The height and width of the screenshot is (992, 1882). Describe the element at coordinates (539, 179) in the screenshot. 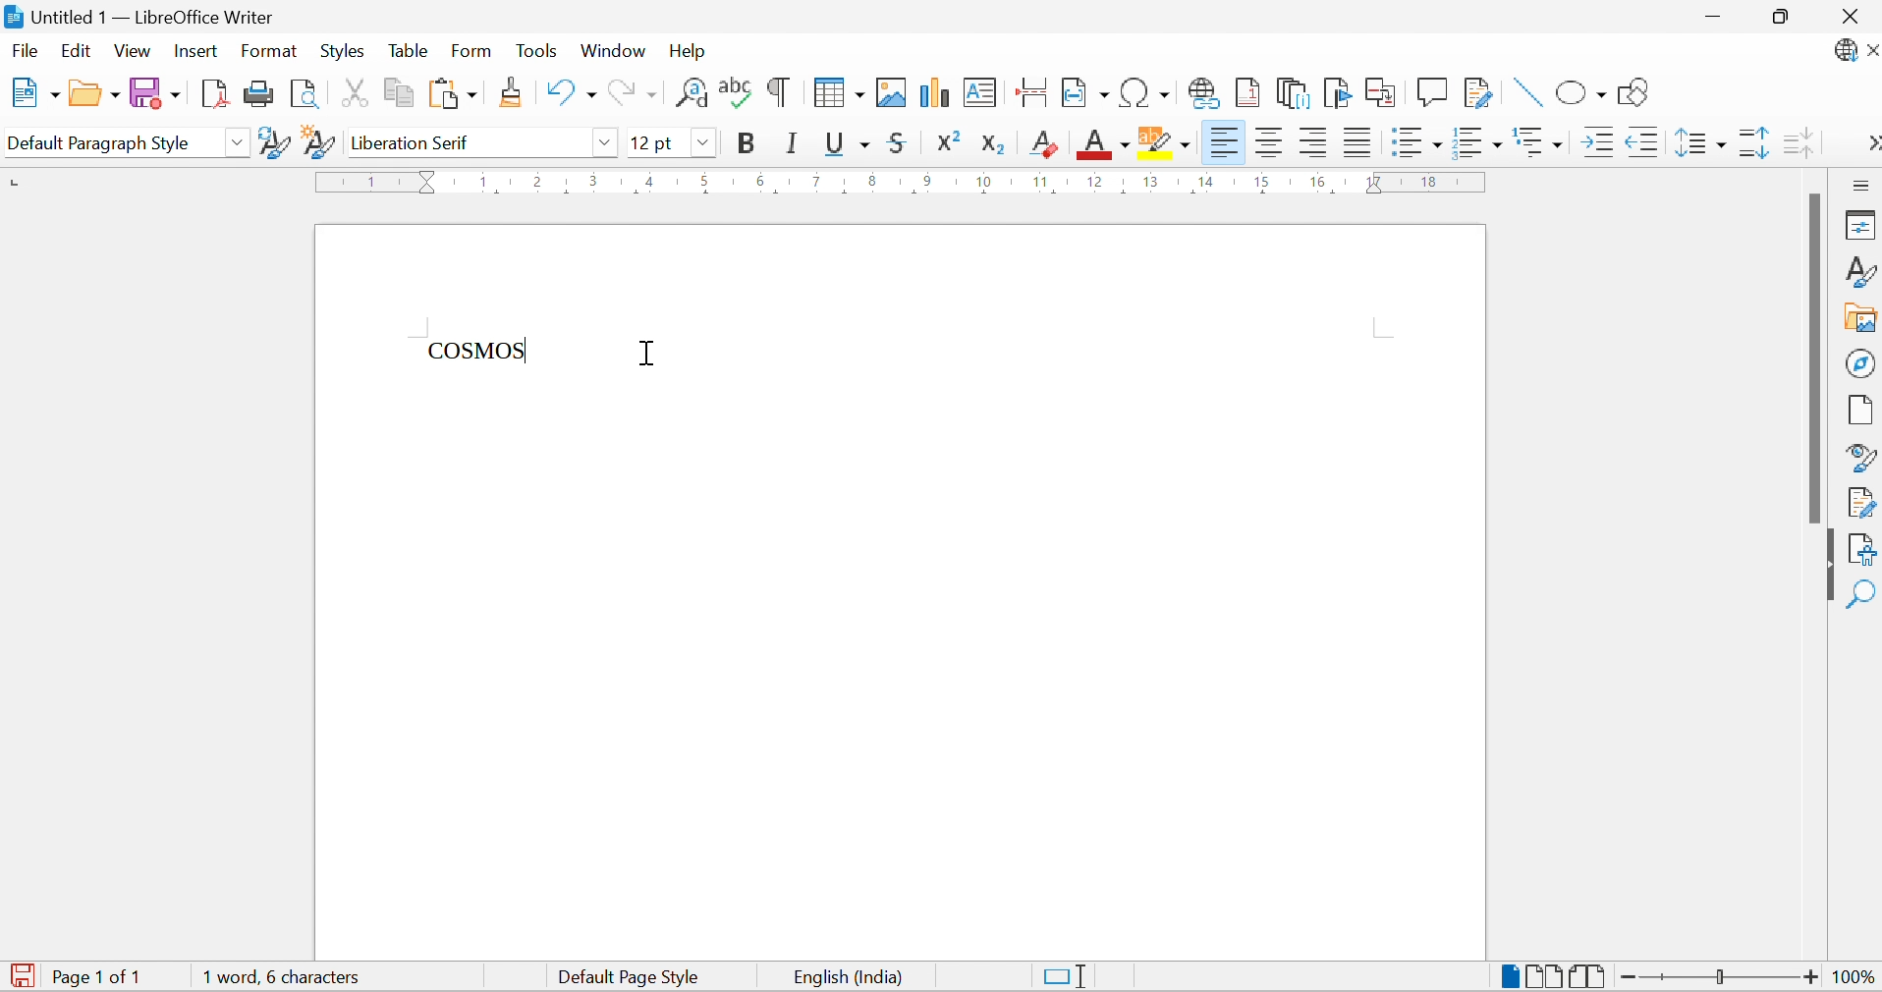

I see `2` at that location.